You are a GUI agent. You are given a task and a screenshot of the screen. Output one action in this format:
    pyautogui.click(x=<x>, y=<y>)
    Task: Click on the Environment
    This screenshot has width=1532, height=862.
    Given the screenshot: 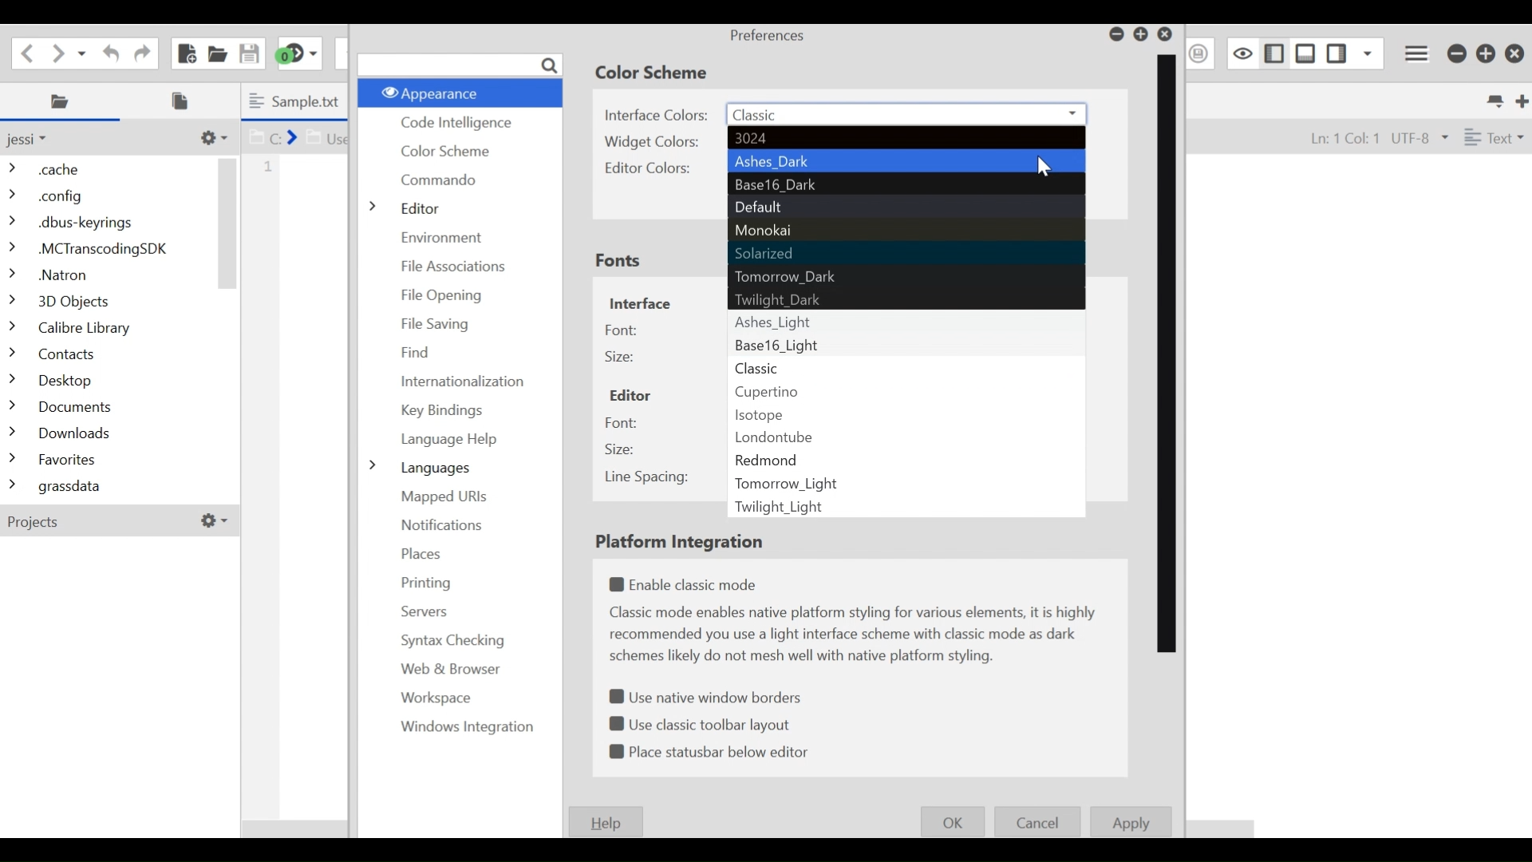 What is the action you would take?
    pyautogui.click(x=447, y=235)
    